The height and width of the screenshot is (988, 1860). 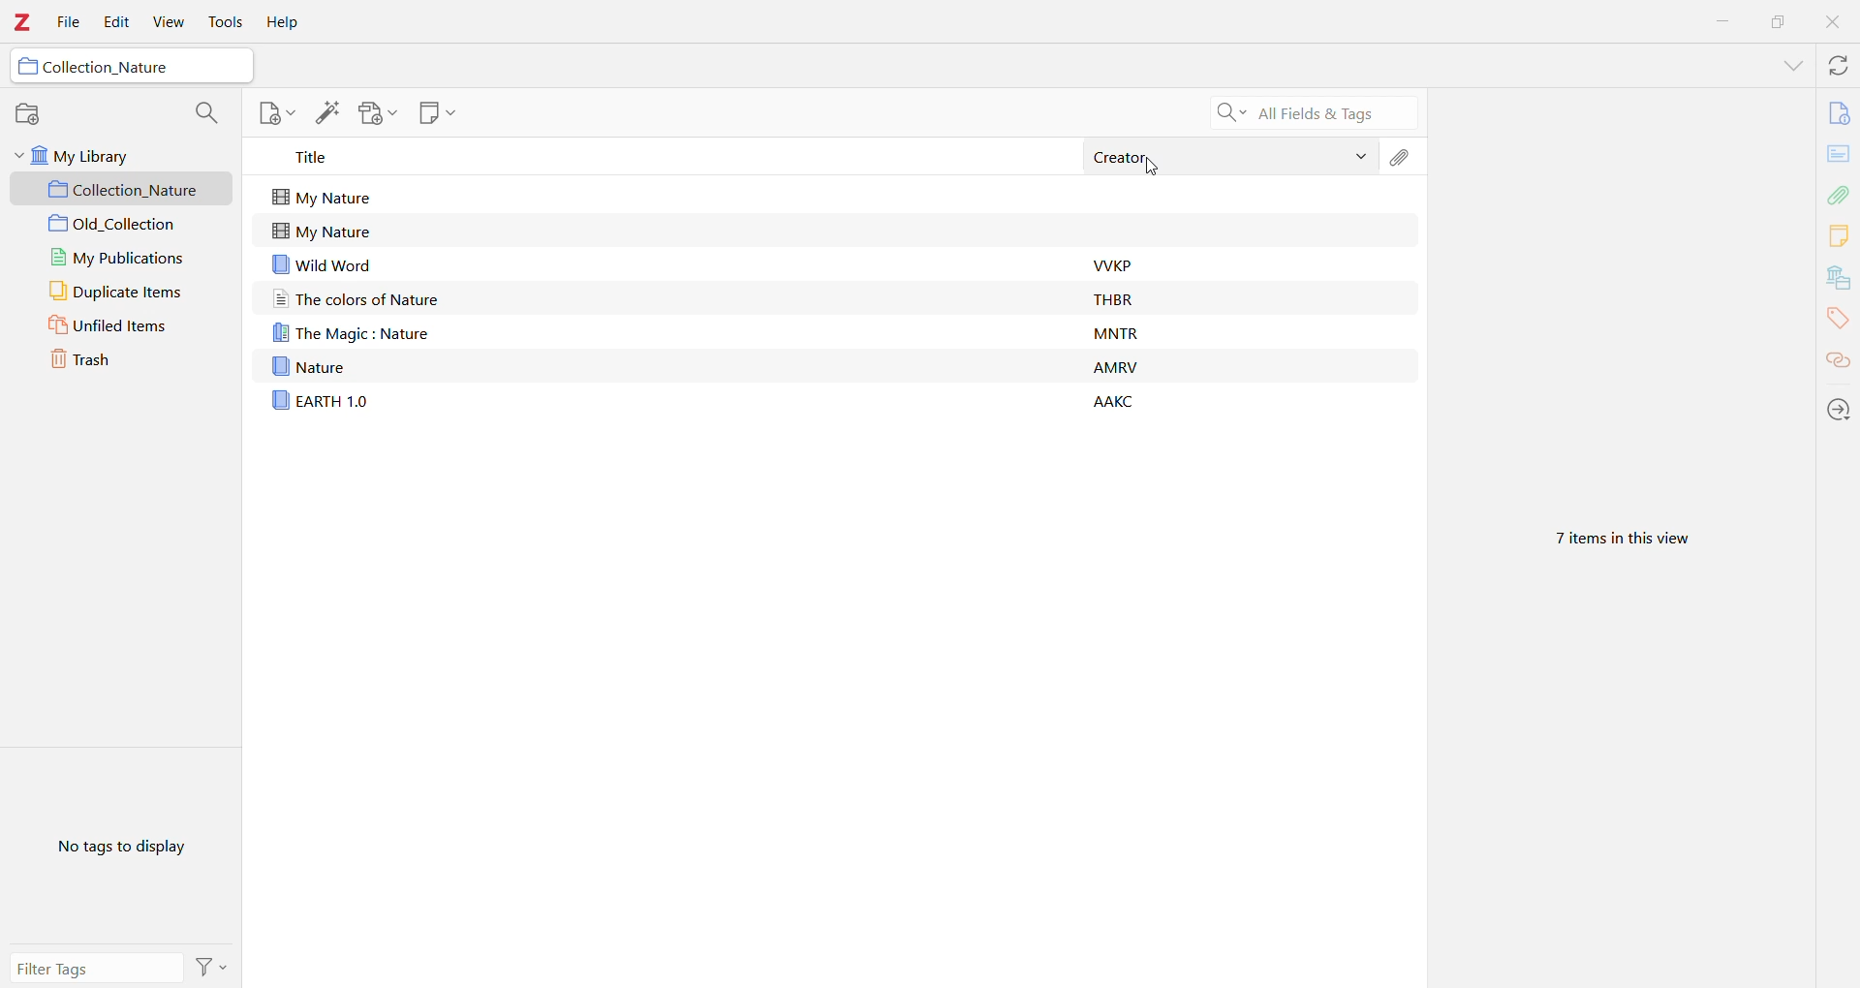 I want to click on Attachments, so click(x=1402, y=157).